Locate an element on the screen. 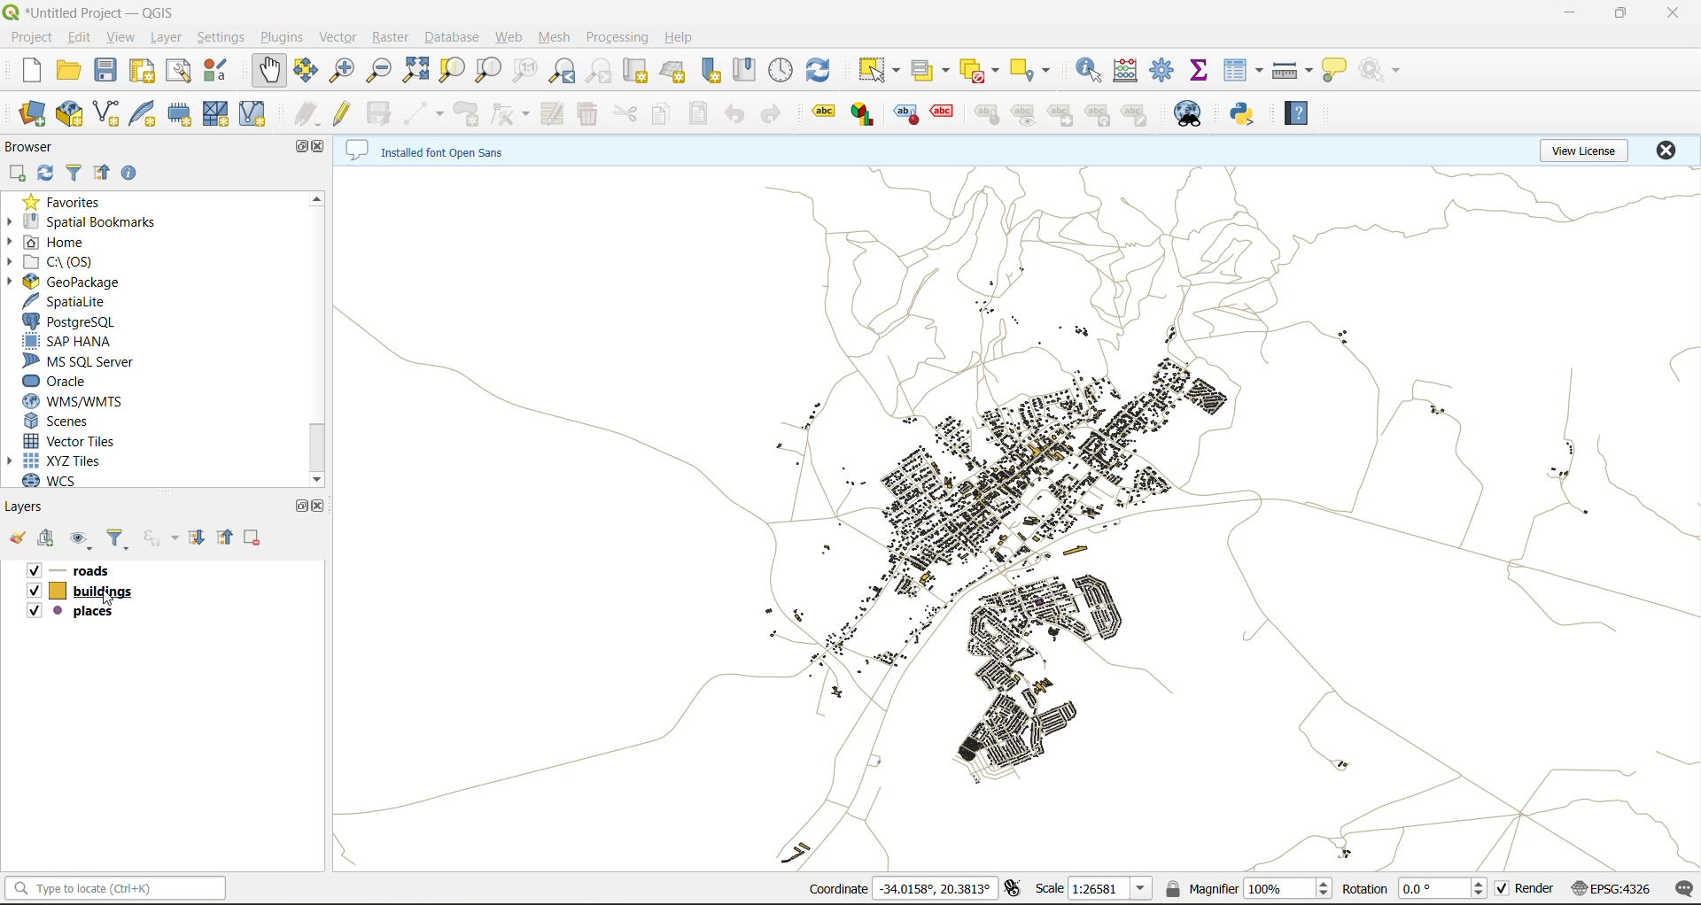 The height and width of the screenshot is (905, 1701). attribute table is located at coordinates (1244, 70).